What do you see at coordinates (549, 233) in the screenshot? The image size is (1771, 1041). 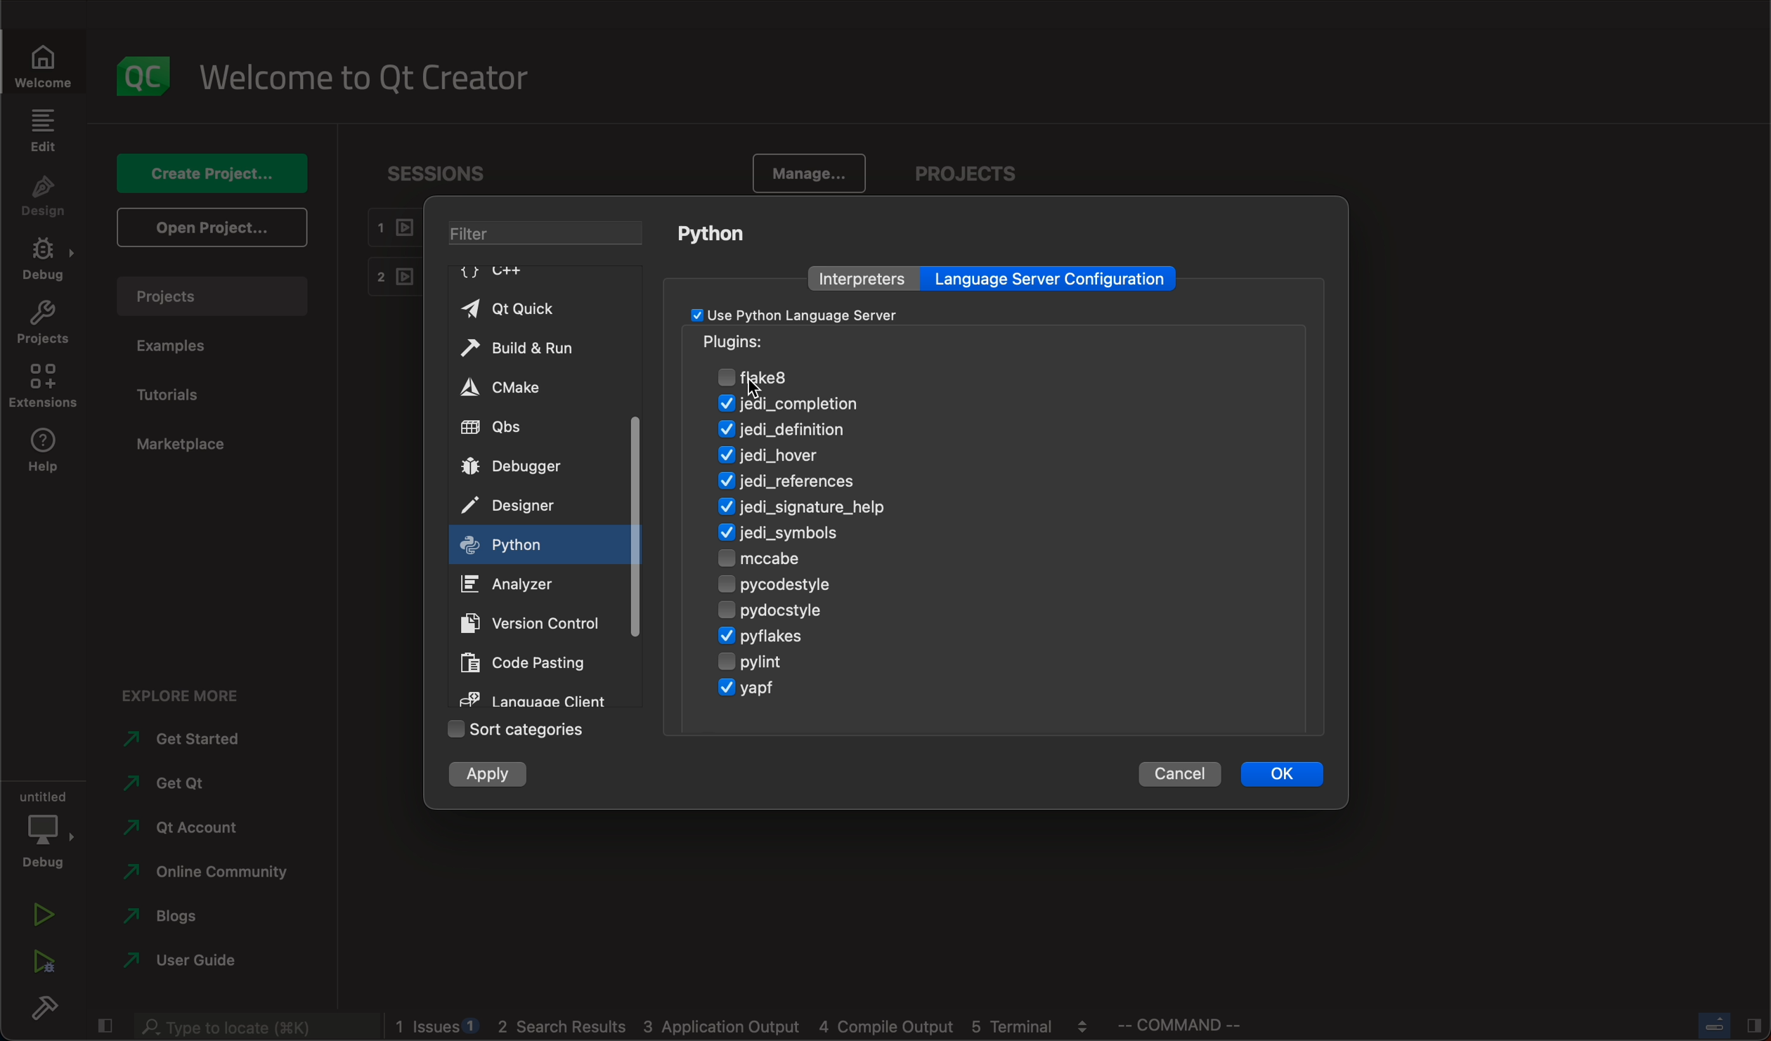 I see `filter` at bounding box center [549, 233].